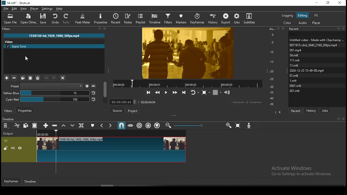 The height and width of the screenshot is (195, 347). What do you see at coordinates (48, 8) in the screenshot?
I see `settings` at bounding box center [48, 8].